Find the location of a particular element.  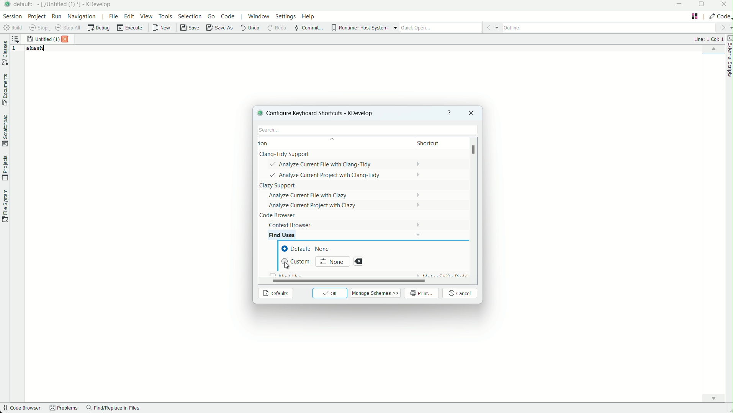

code browser is located at coordinates (21, 408).